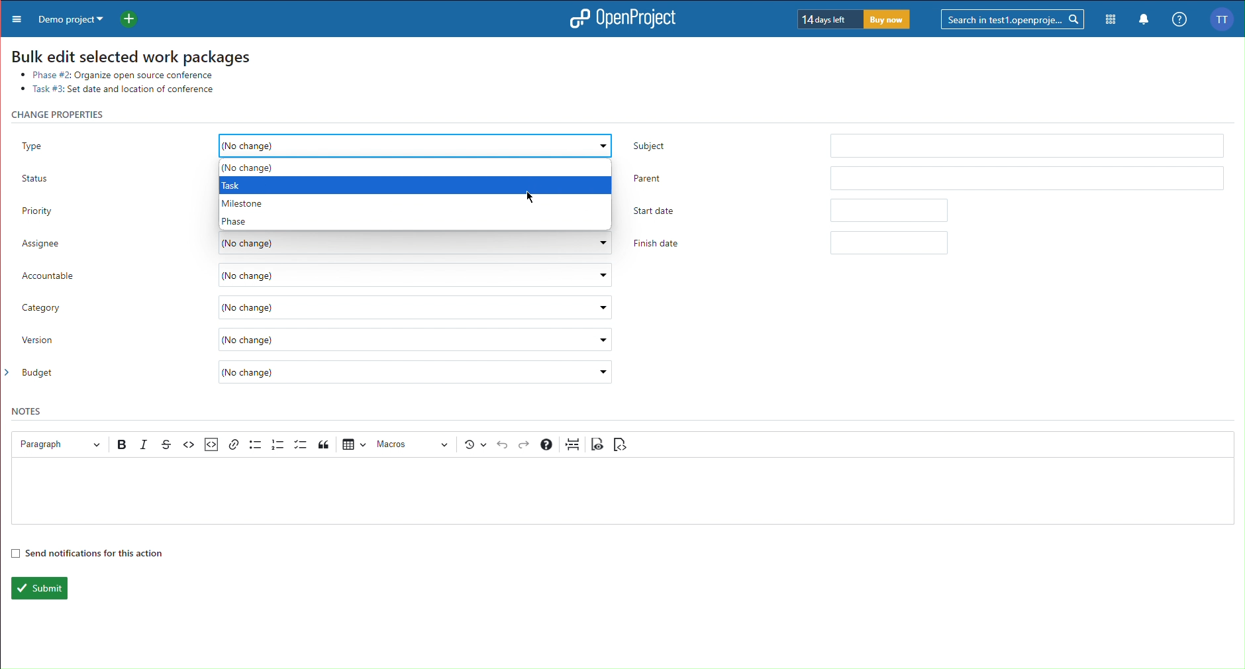 Image resolution: width=1245 pixels, height=669 pixels. Describe the element at coordinates (123, 444) in the screenshot. I see `Bold` at that location.